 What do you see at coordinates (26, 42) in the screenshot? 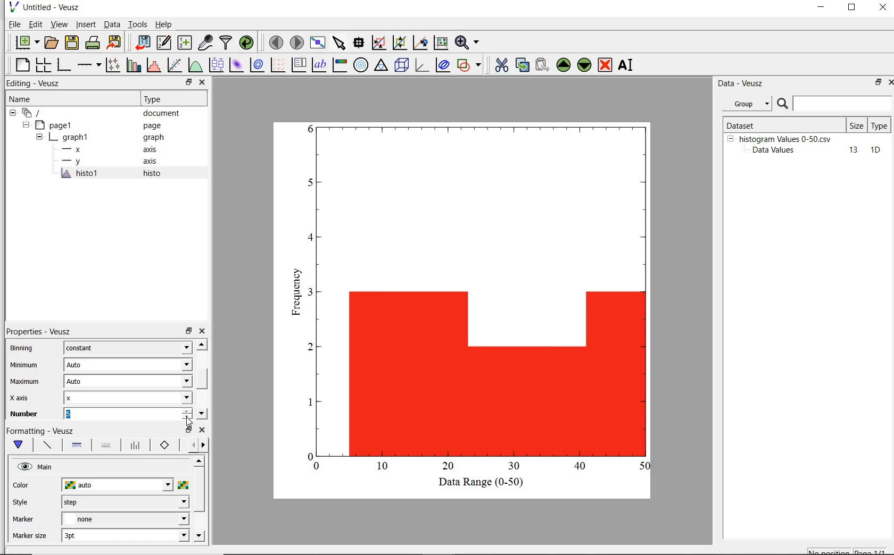
I see `new document` at bounding box center [26, 42].